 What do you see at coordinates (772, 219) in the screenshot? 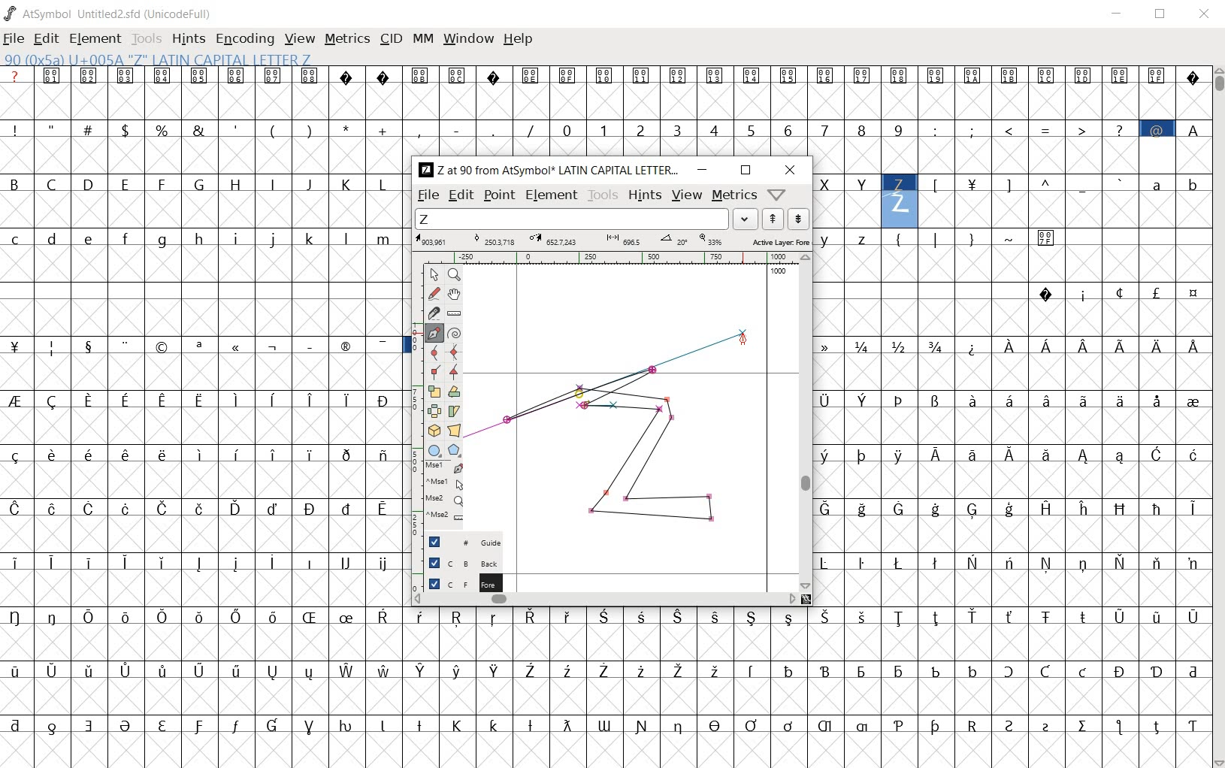
I see `show the next word on the list` at bounding box center [772, 219].